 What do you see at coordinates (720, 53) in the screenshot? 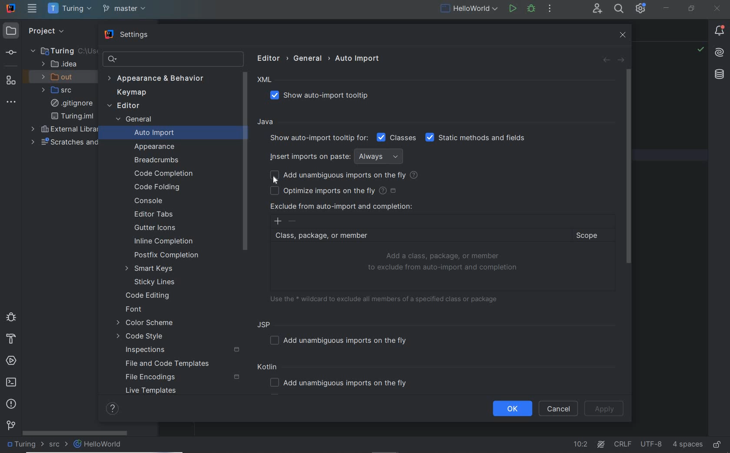
I see `AI Assistant` at bounding box center [720, 53].